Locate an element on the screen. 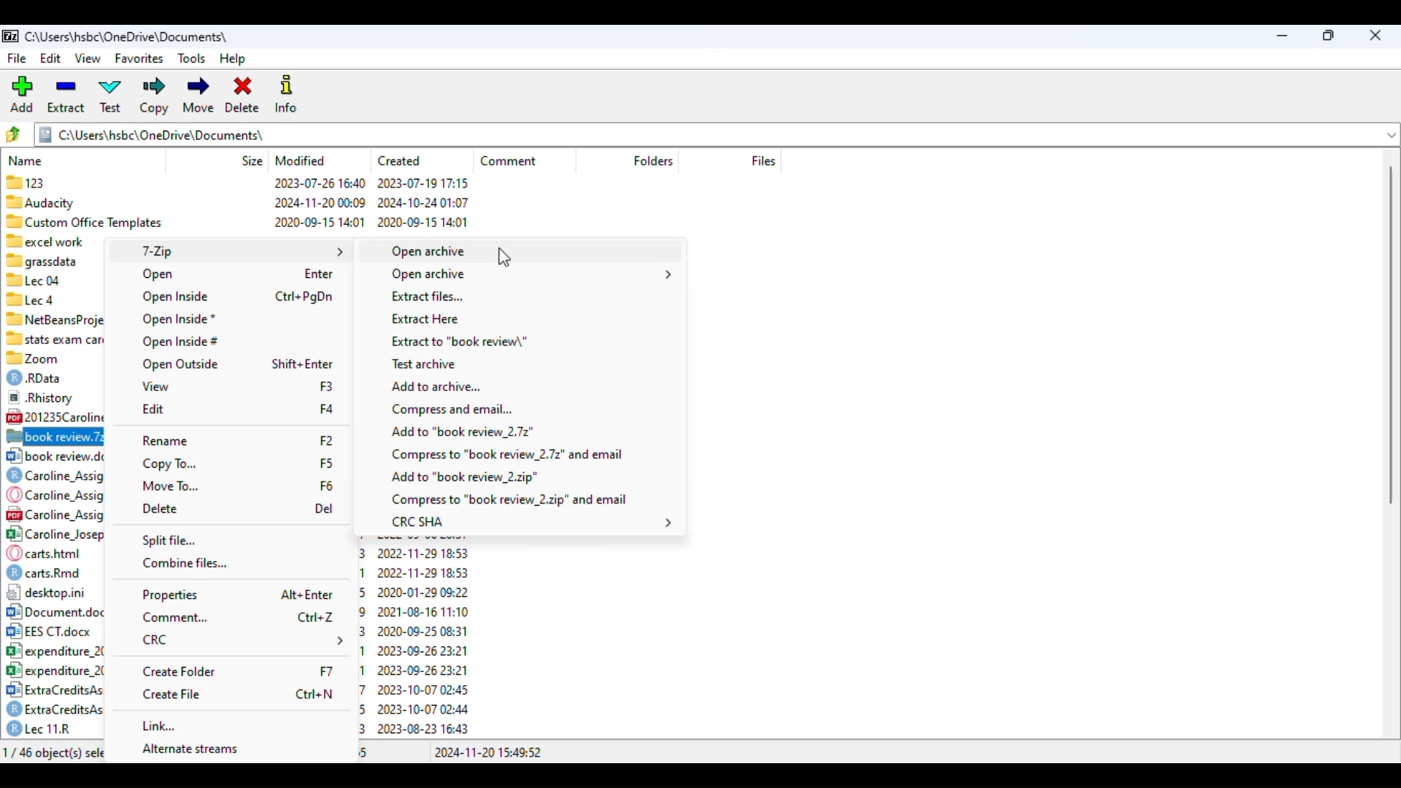 The height and width of the screenshot is (788, 1401). extract here is located at coordinates (424, 319).